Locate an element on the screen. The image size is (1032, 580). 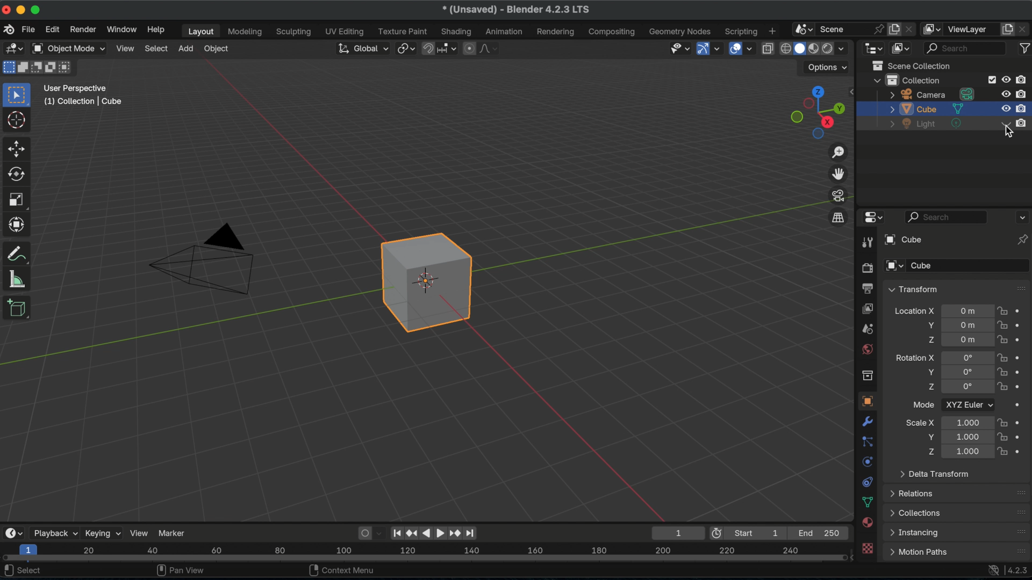
pin scene to workspace is located at coordinates (878, 28).